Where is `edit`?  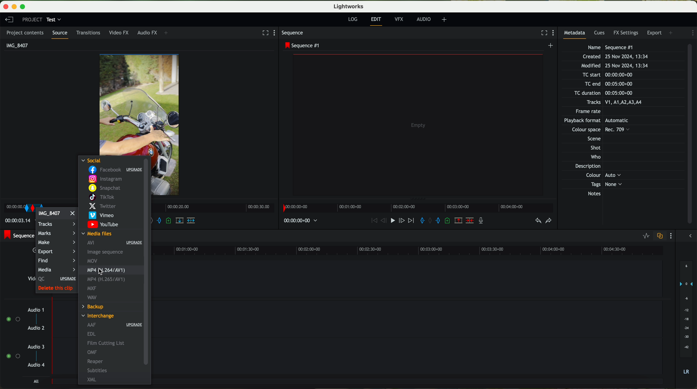 edit is located at coordinates (377, 21).